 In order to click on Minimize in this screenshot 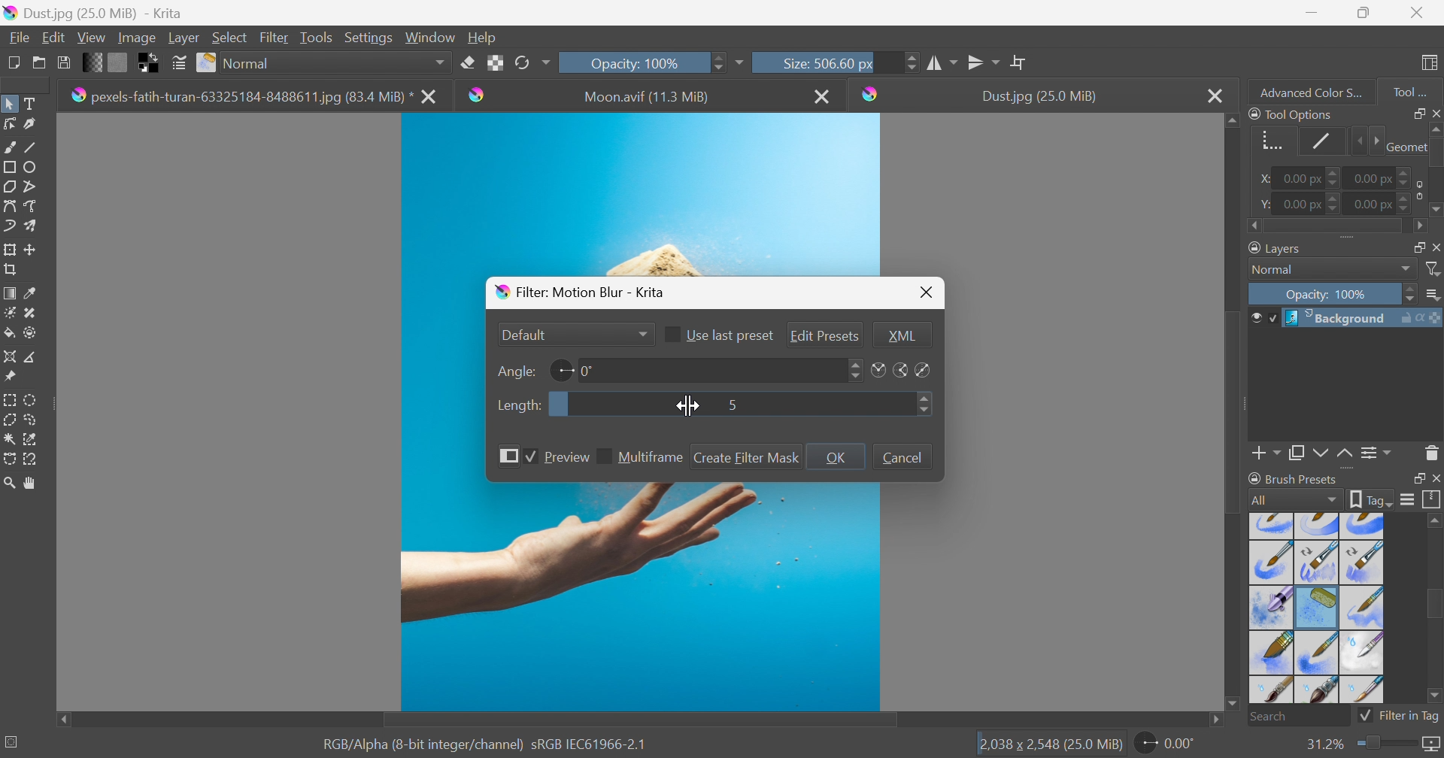, I will do `click(1311, 11)`.